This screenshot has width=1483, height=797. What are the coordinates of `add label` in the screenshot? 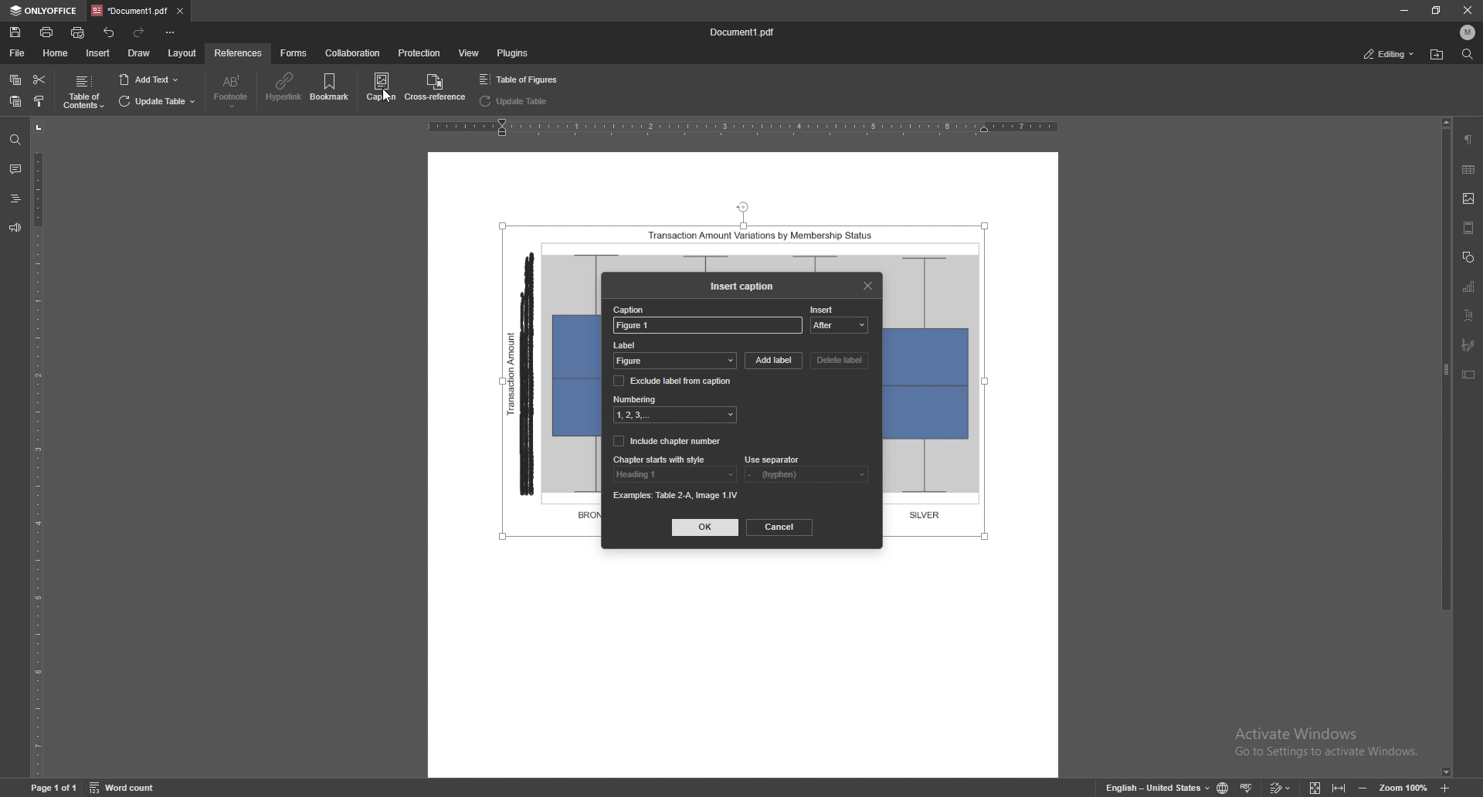 It's located at (774, 362).